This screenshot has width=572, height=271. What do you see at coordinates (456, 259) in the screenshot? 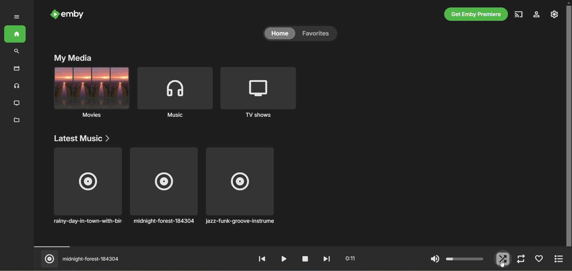
I see `volume` at bounding box center [456, 259].